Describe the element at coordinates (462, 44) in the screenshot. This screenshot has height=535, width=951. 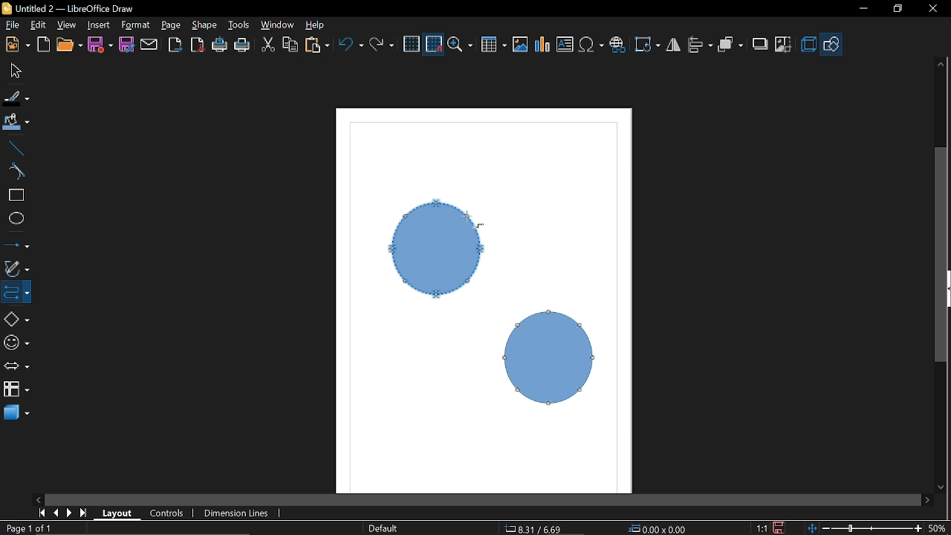
I see `Zoom` at that location.